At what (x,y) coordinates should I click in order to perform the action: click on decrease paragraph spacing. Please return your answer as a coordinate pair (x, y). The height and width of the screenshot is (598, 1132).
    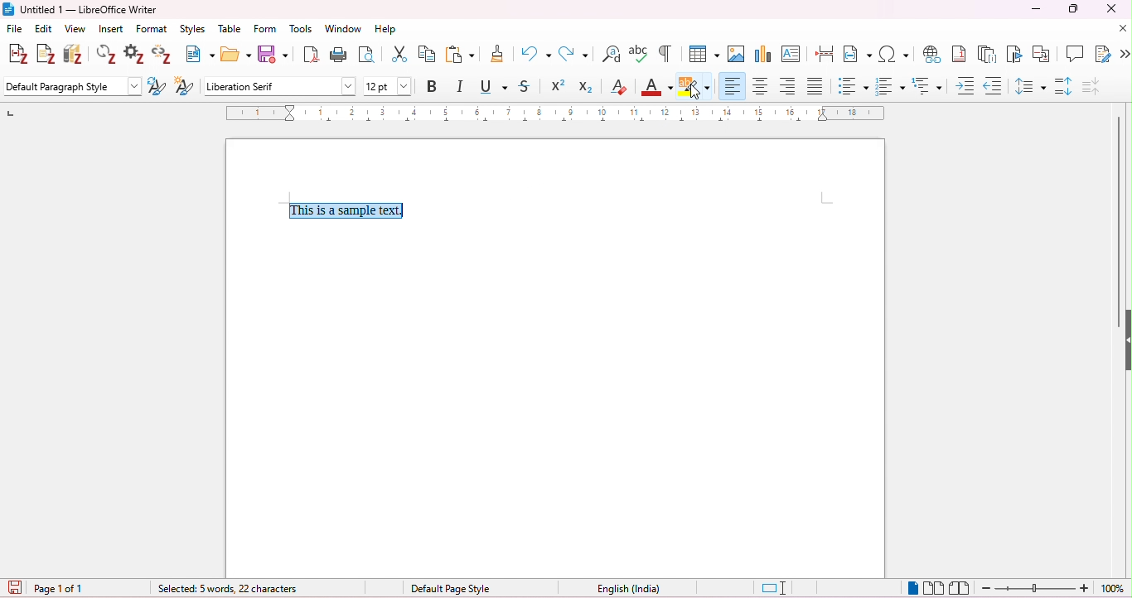
    Looking at the image, I should click on (1091, 86).